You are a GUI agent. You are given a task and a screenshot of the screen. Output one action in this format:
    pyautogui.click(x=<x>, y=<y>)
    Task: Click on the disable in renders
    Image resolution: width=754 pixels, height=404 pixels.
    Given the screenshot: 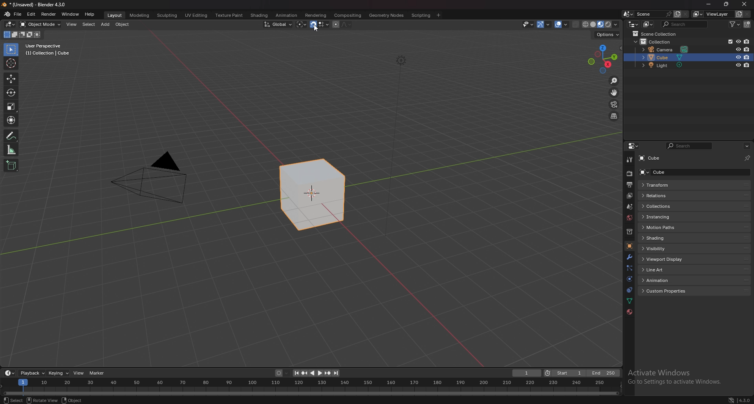 What is the action you would take?
    pyautogui.click(x=747, y=65)
    